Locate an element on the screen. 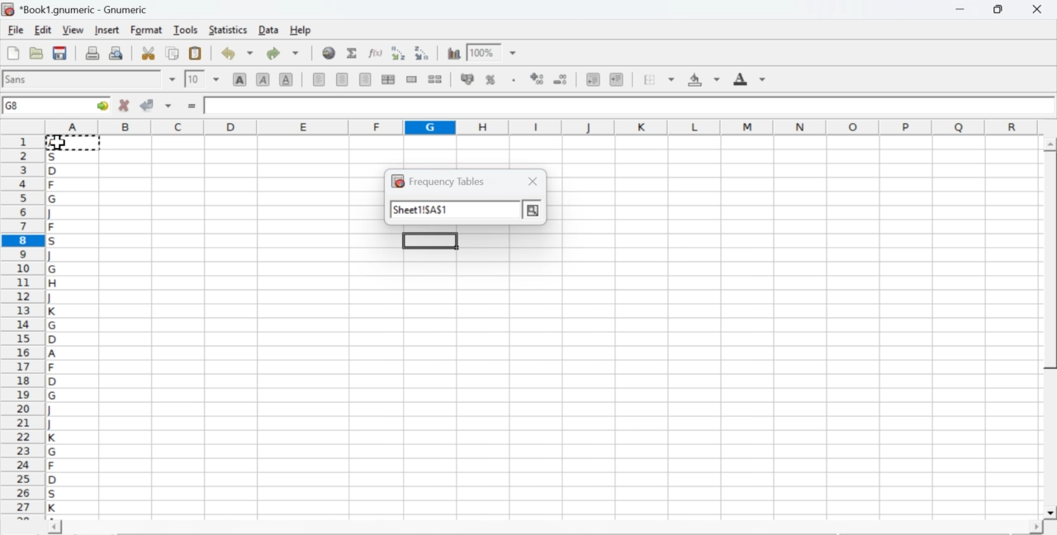 Image resolution: width=1057 pixels, height=535 pixels. decrease number of decimals displayed is located at coordinates (560, 80).